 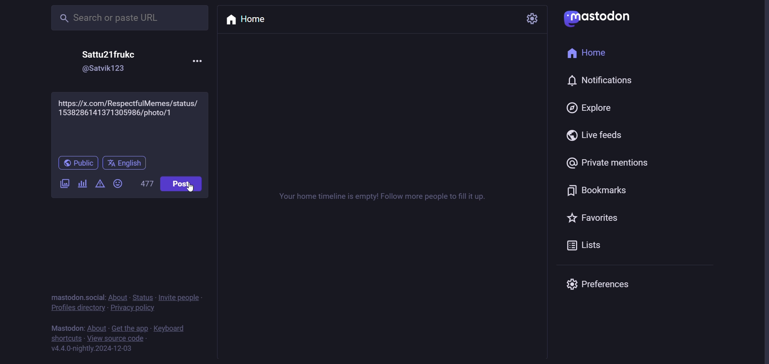 I want to click on keyboard, so click(x=171, y=328).